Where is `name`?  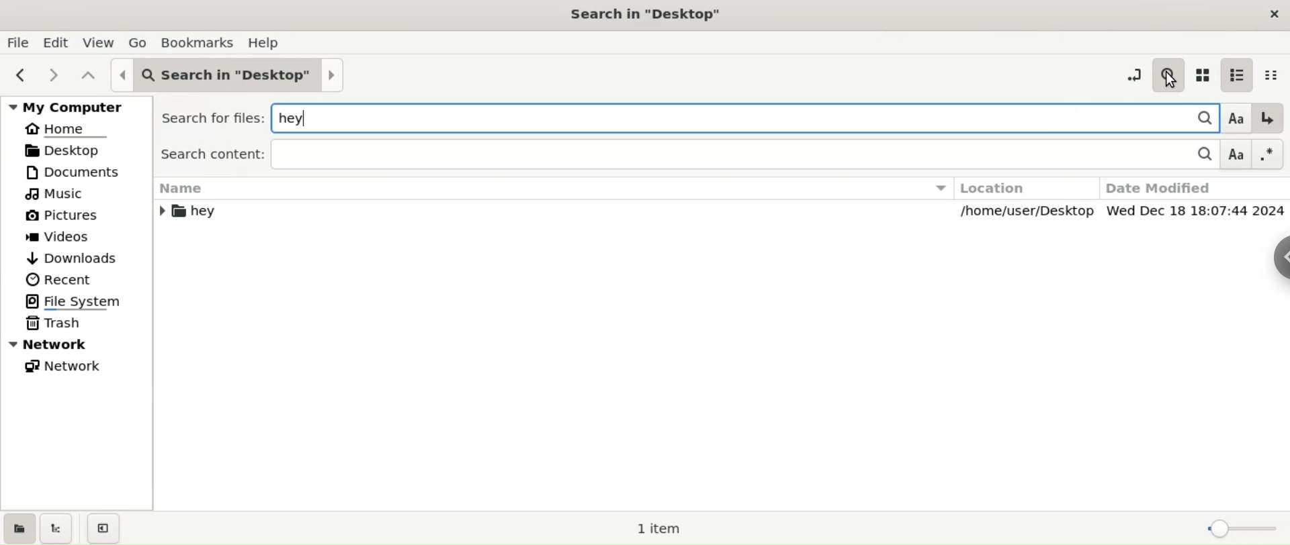 name is located at coordinates (550, 199).